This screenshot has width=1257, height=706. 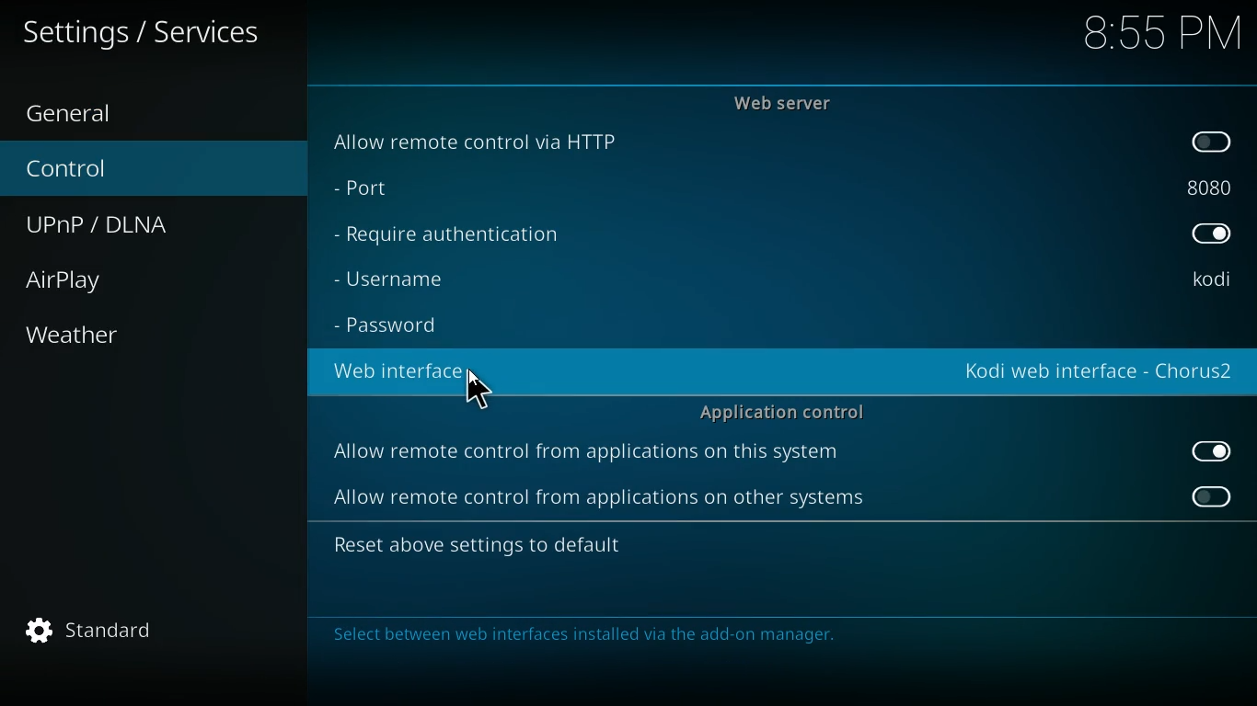 What do you see at coordinates (144, 33) in the screenshot?
I see `Settings / Services` at bounding box center [144, 33].